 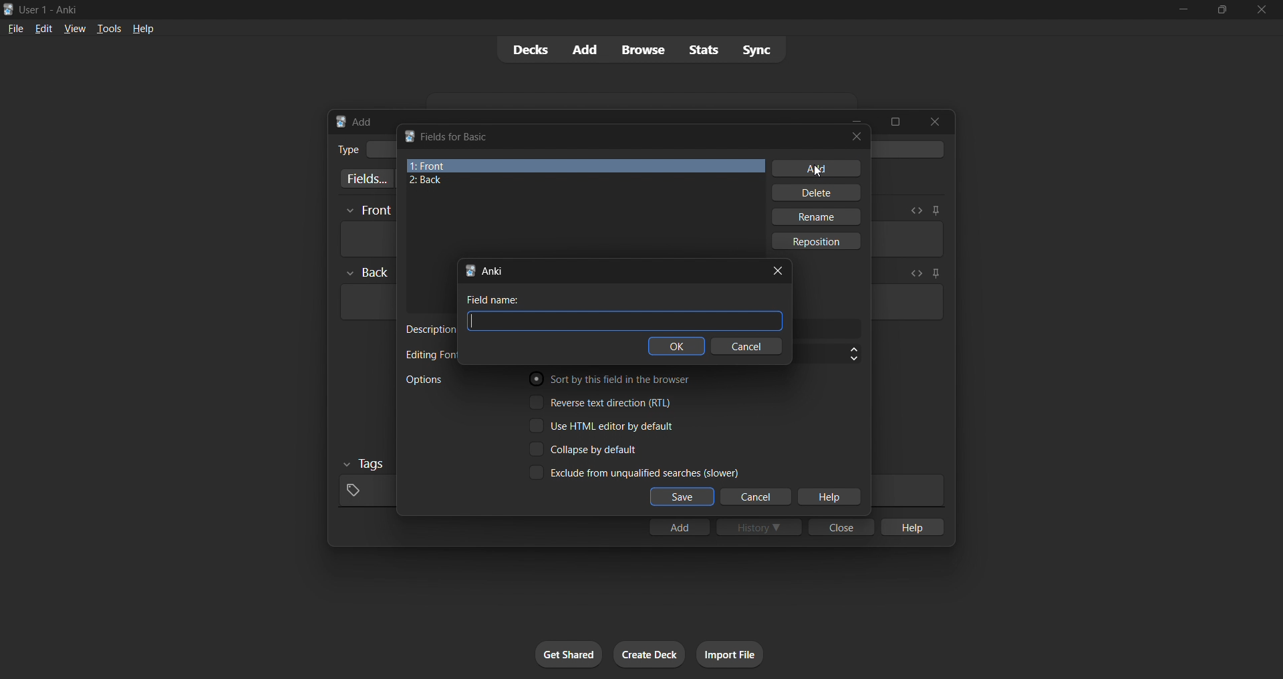 What do you see at coordinates (1262, 10) in the screenshot?
I see `close` at bounding box center [1262, 10].